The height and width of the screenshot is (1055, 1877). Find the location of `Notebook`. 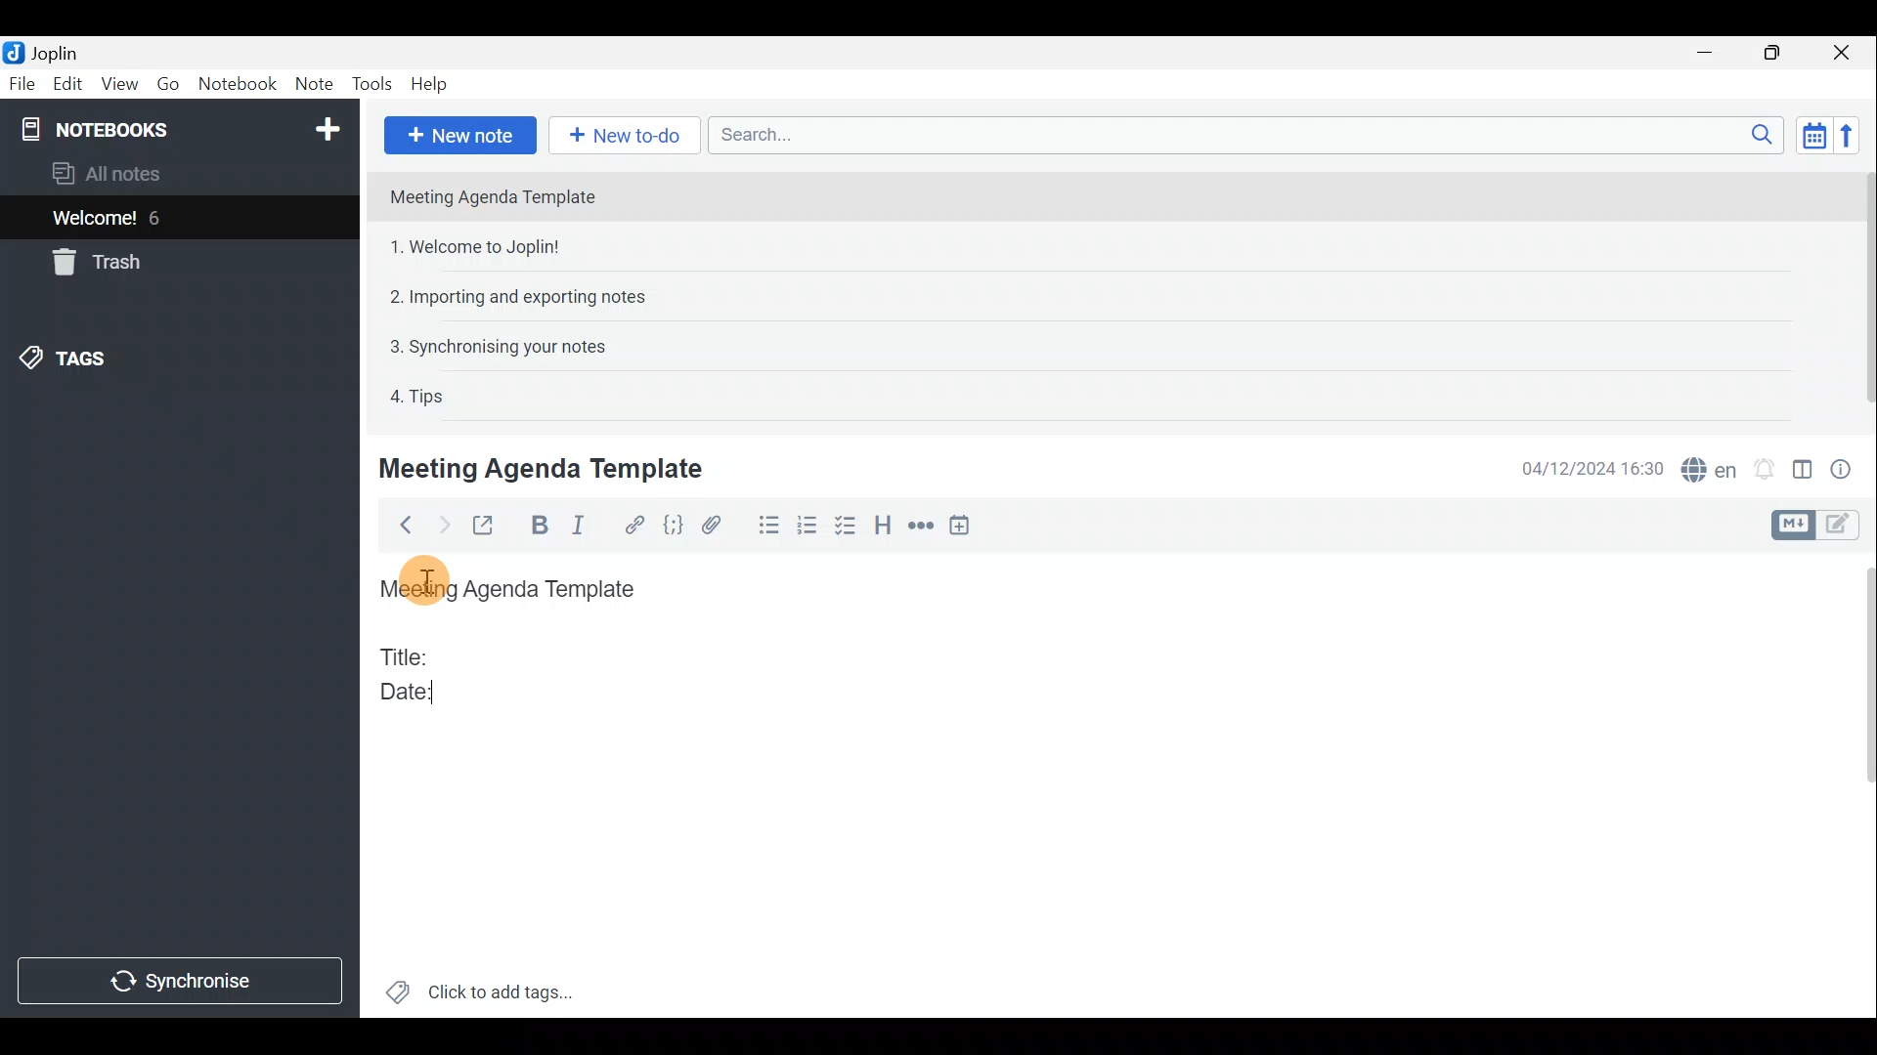

Notebook is located at coordinates (239, 84).